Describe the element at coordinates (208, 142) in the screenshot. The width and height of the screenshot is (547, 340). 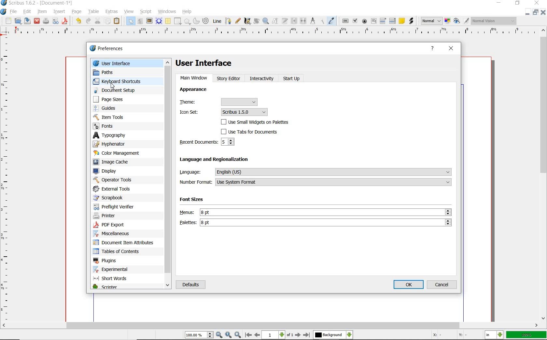
I see `recent documents` at that location.